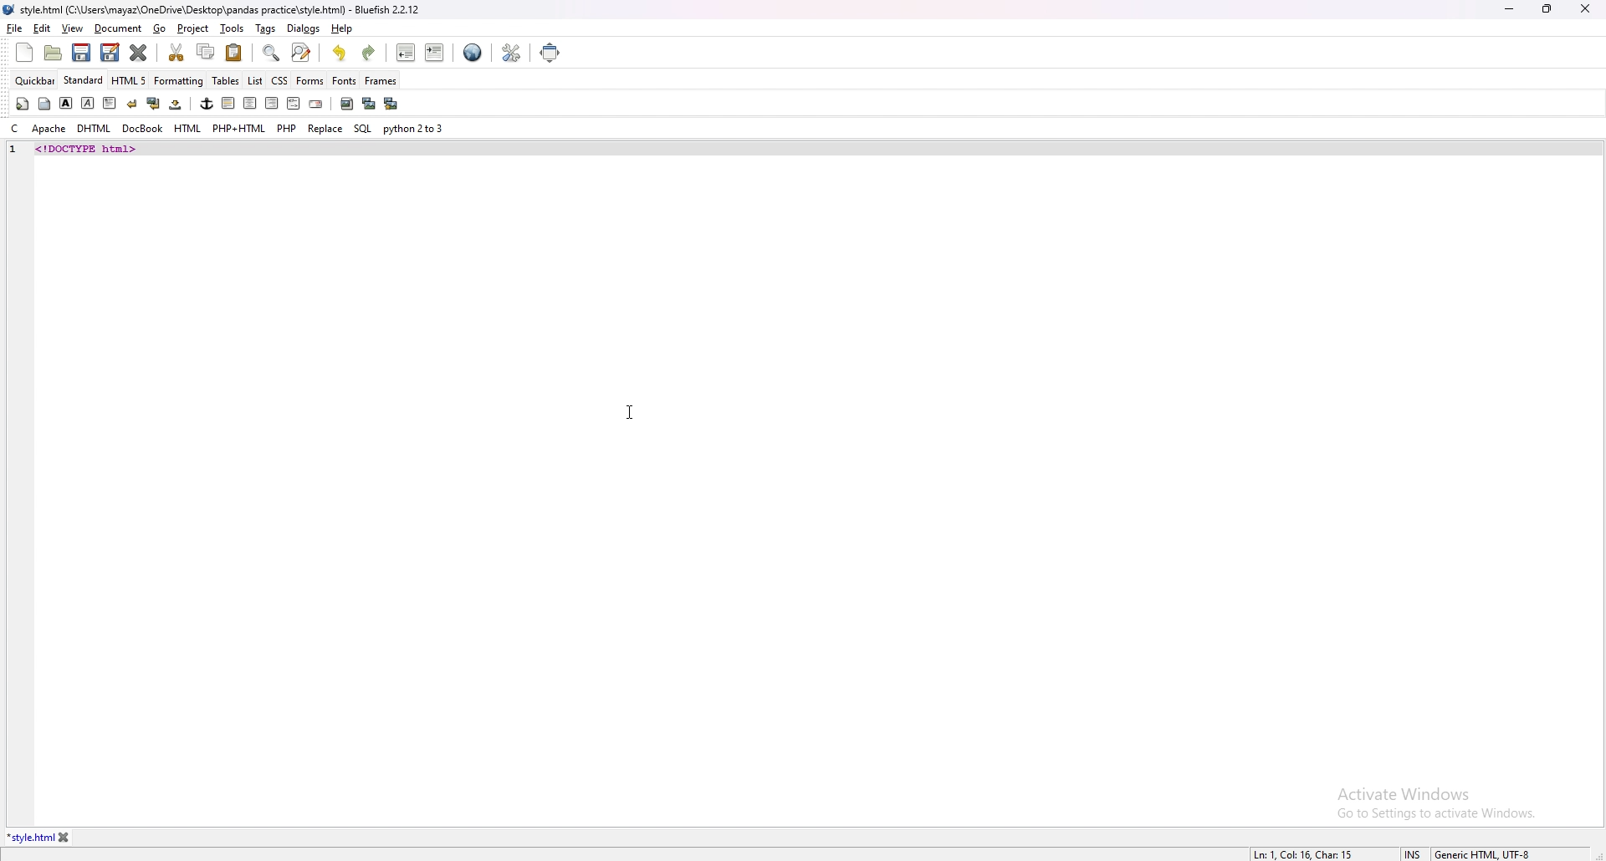  What do you see at coordinates (140, 53) in the screenshot?
I see `close current tab` at bounding box center [140, 53].